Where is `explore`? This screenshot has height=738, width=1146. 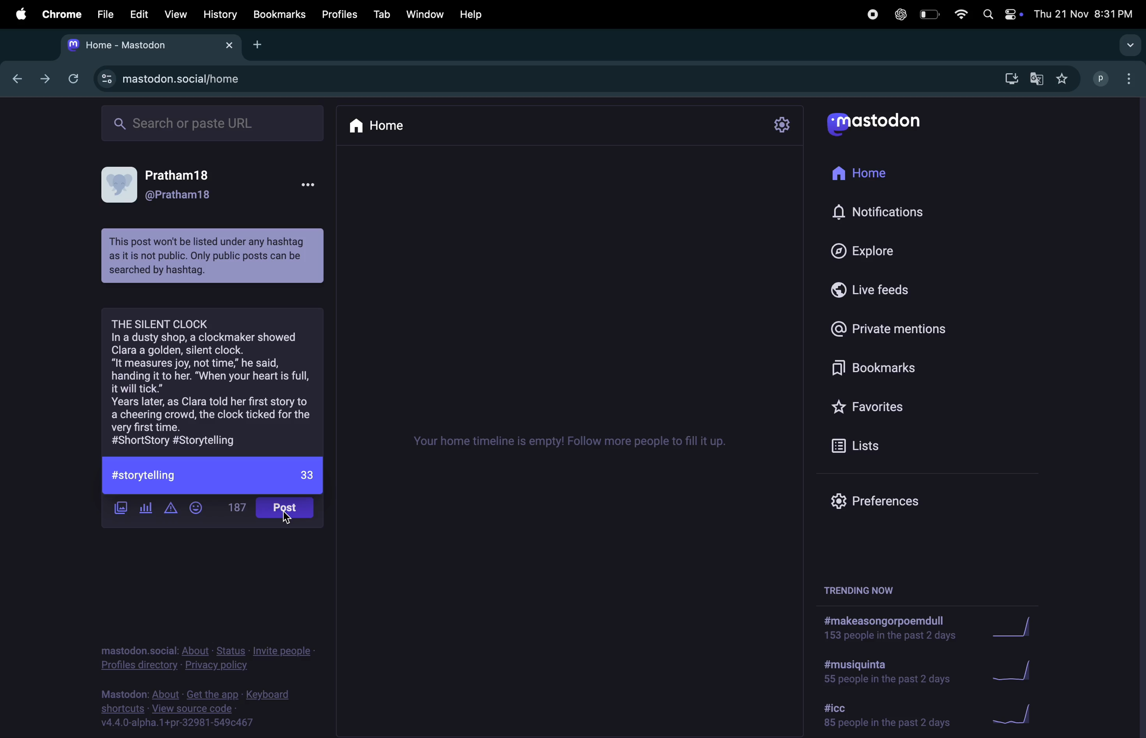
explore is located at coordinates (871, 250).